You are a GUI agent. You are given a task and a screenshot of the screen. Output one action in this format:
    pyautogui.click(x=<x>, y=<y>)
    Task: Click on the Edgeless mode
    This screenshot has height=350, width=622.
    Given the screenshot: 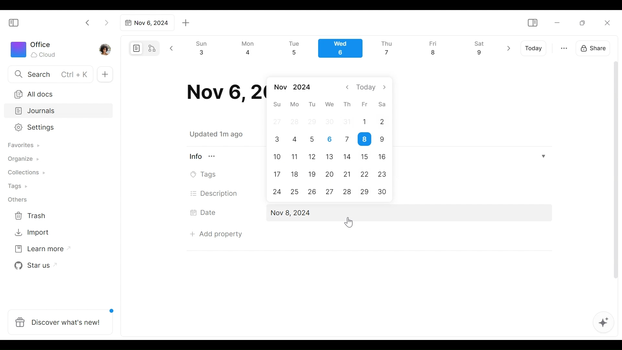 What is the action you would take?
    pyautogui.click(x=153, y=48)
    